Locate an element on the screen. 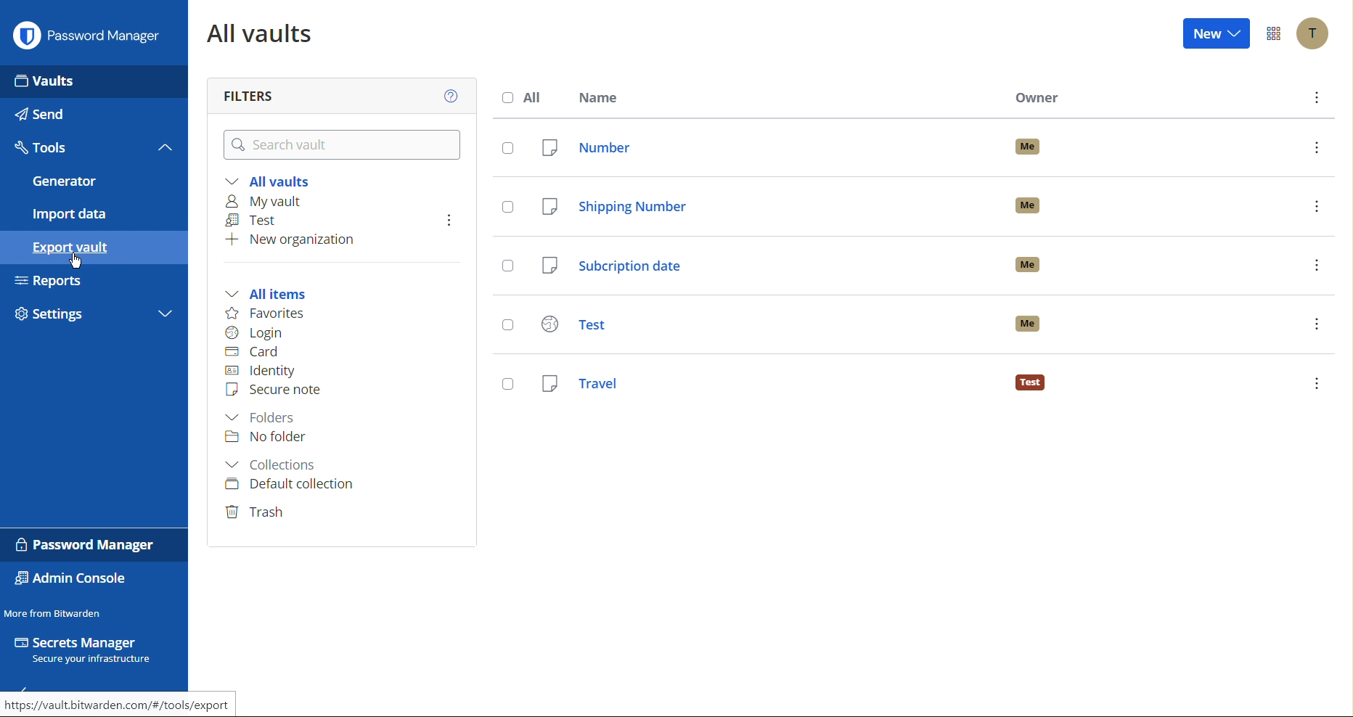 This screenshot has width=1353, height=717. options is located at coordinates (1316, 324).